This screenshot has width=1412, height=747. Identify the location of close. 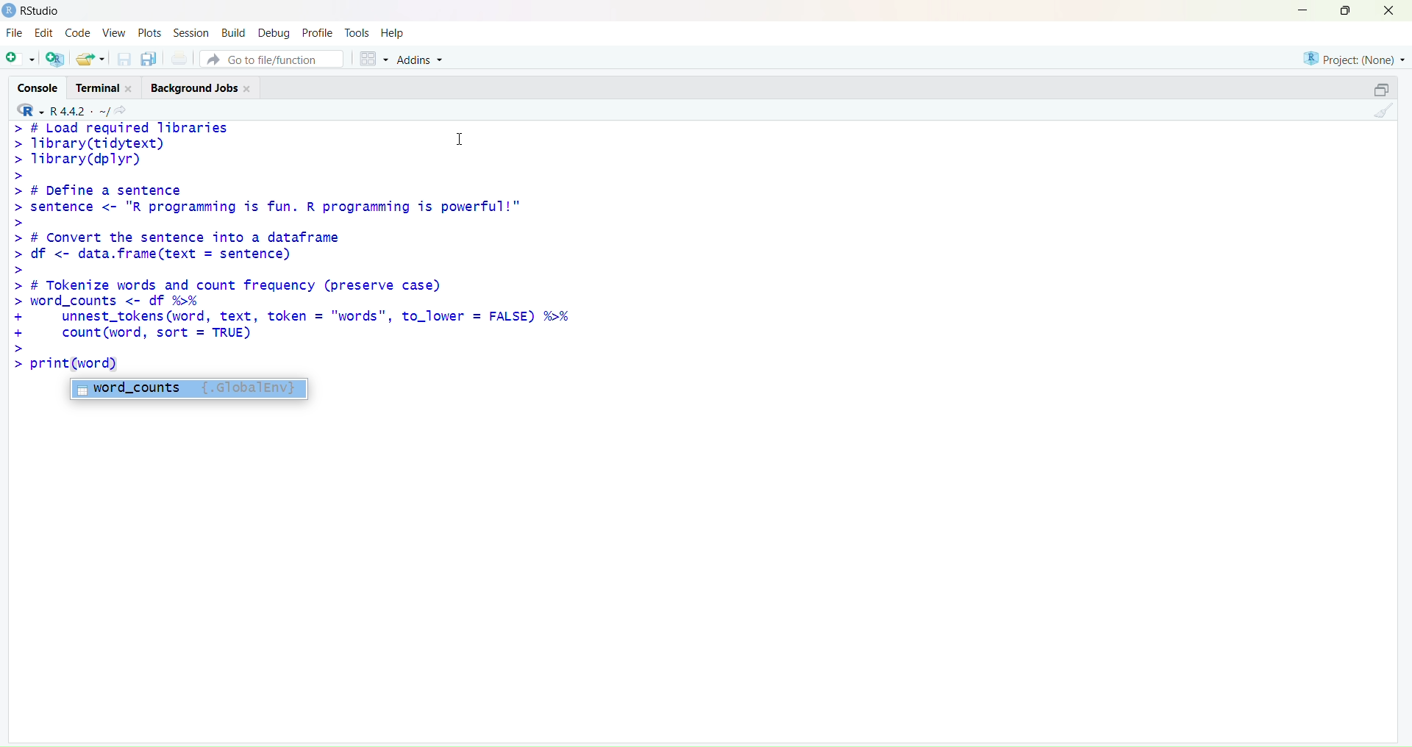
(1389, 11).